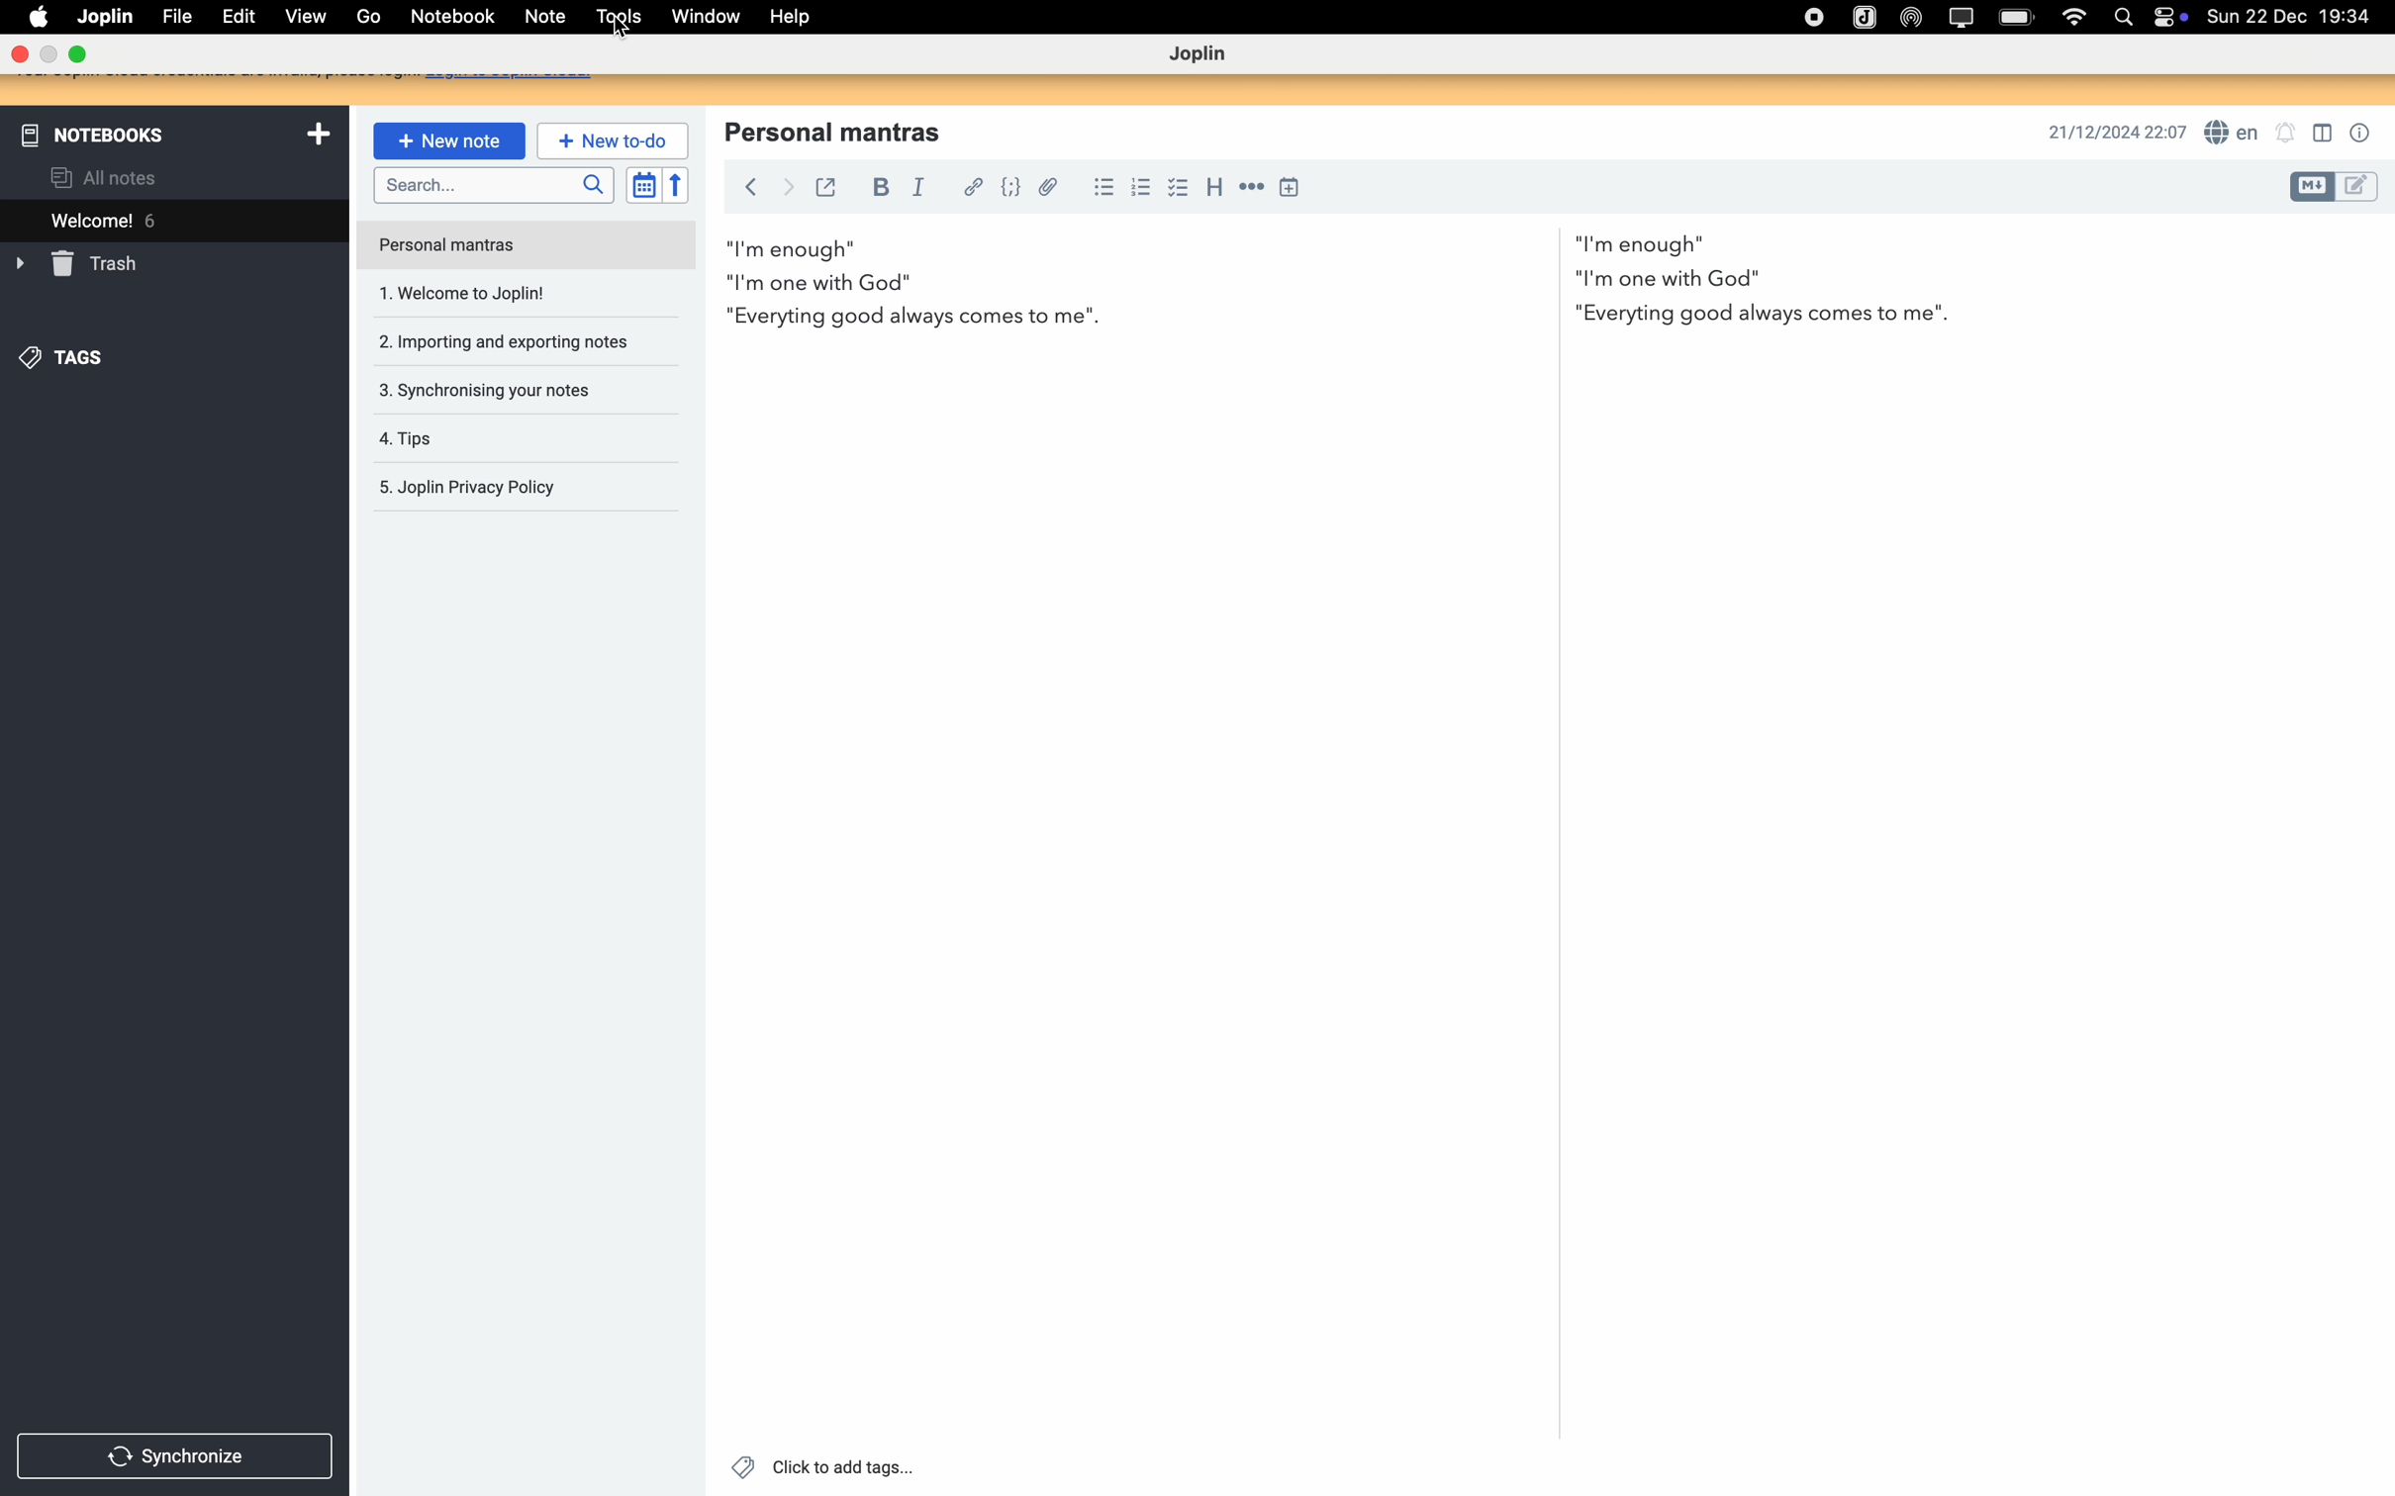 This screenshot has height=1496, width=2395. I want to click on numbered list, so click(1139, 186).